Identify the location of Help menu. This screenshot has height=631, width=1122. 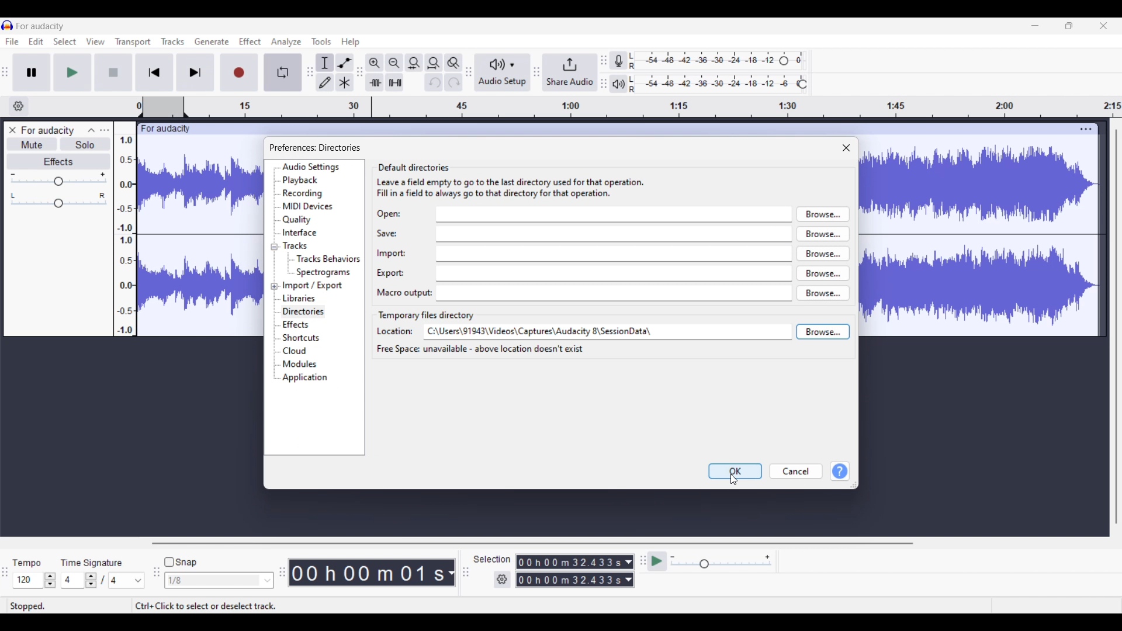
(351, 42).